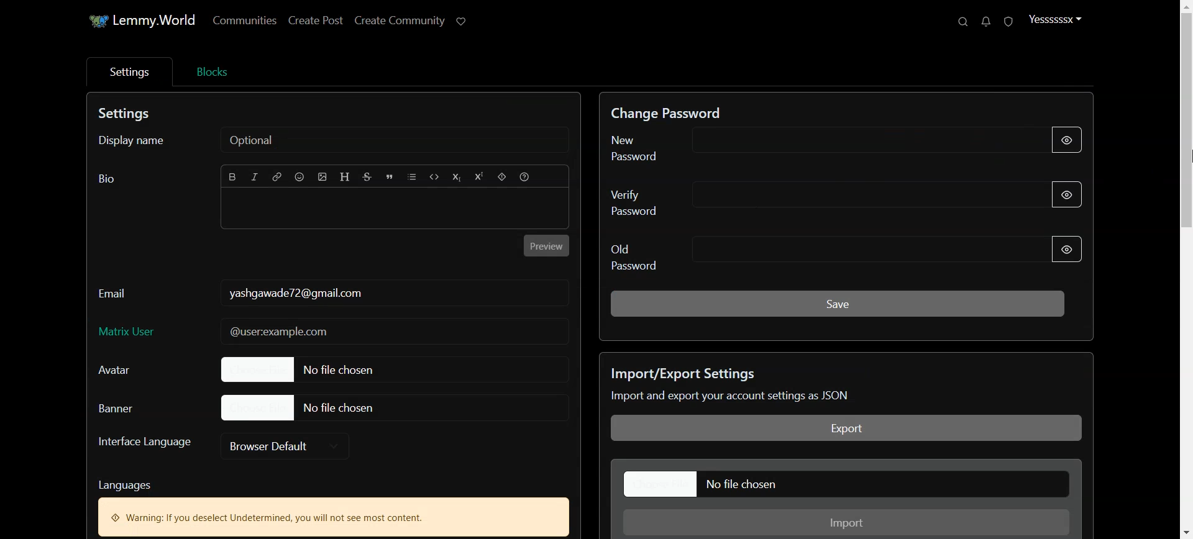 The height and width of the screenshot is (539, 1193). What do you see at coordinates (390, 177) in the screenshot?
I see `Quote` at bounding box center [390, 177].